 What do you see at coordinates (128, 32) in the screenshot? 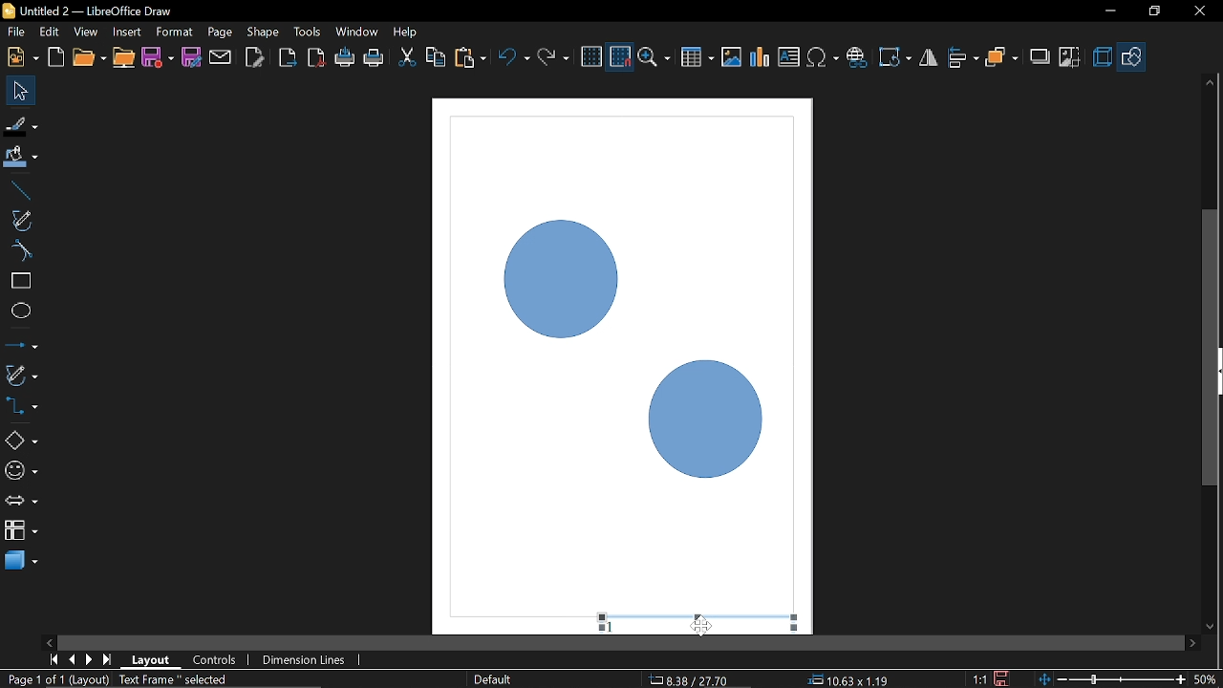
I see `Insert` at bounding box center [128, 32].